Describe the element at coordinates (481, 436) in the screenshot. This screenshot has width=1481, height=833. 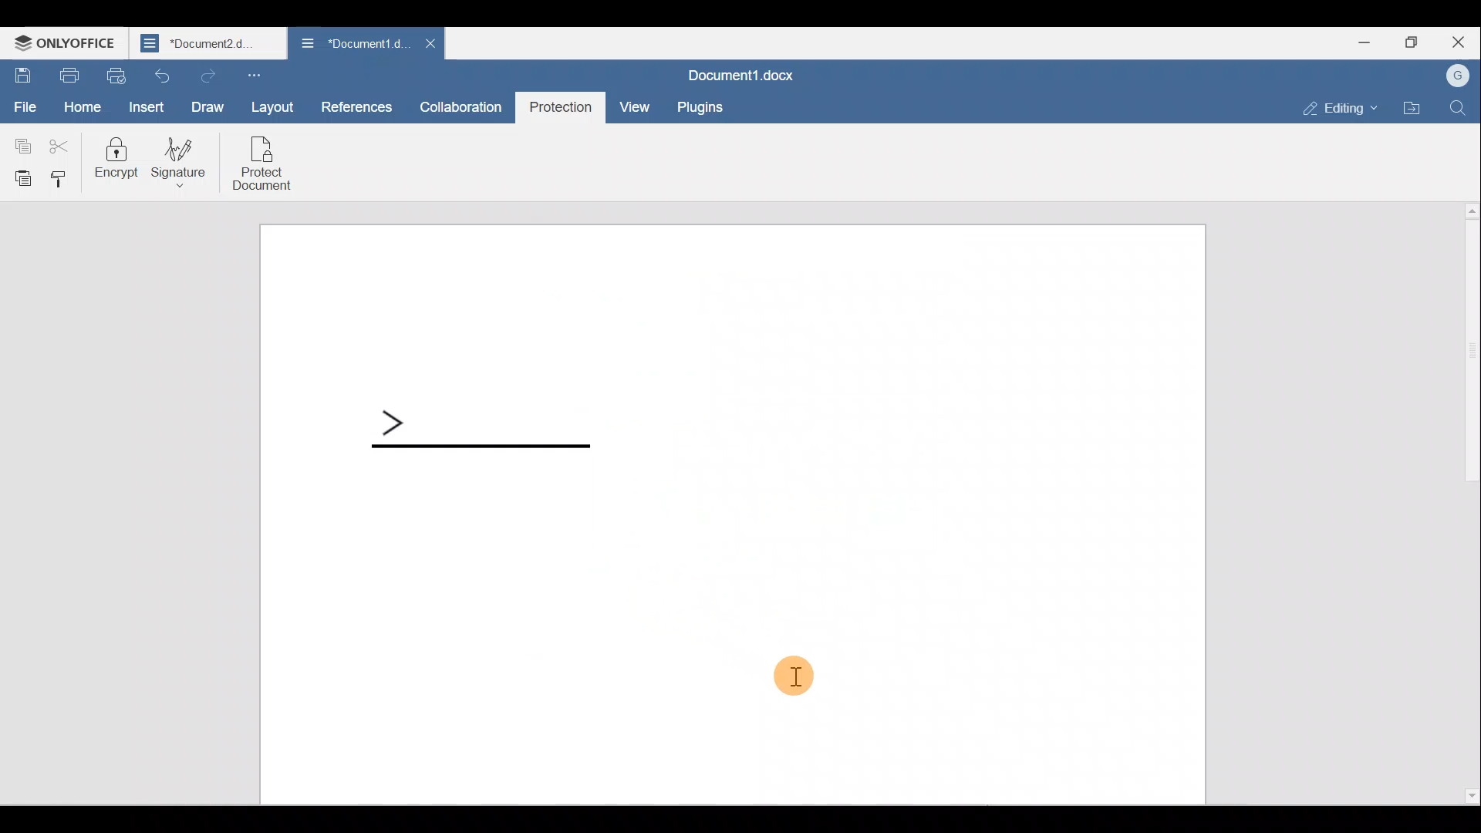
I see `Signature line` at that location.